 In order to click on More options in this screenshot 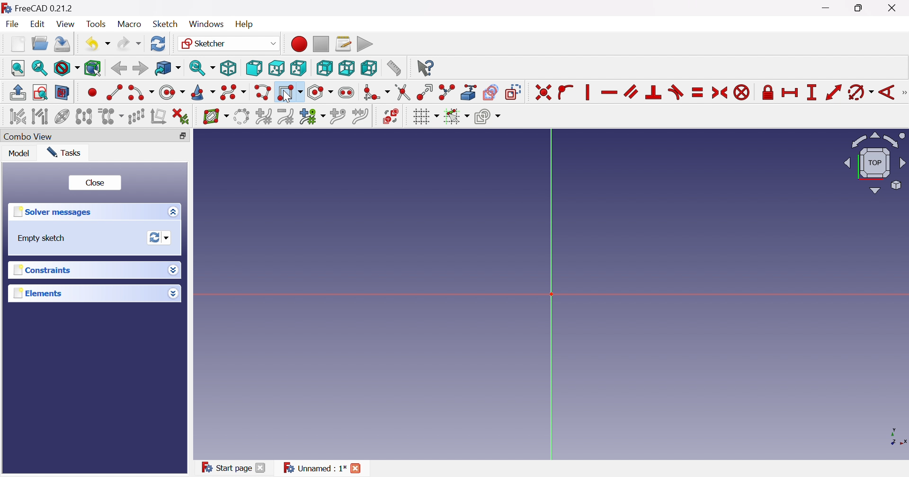, I will do `click(175, 270)`.